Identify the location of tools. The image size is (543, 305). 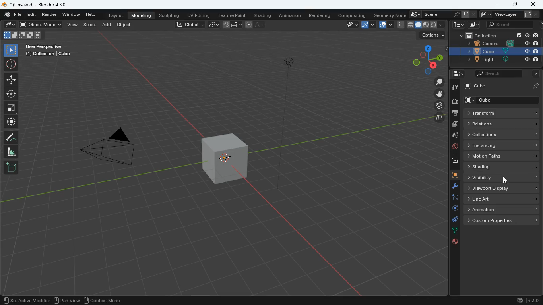
(452, 187).